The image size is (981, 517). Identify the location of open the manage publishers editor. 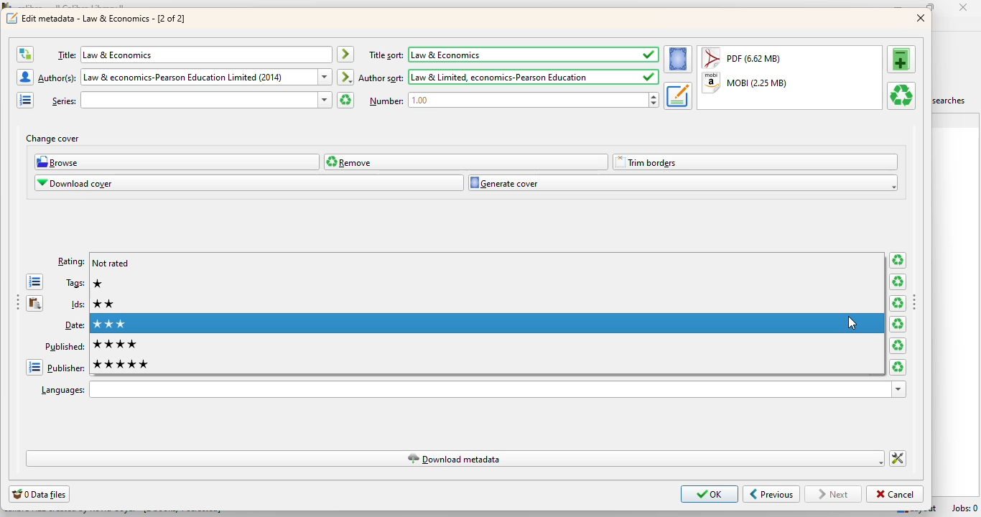
(33, 367).